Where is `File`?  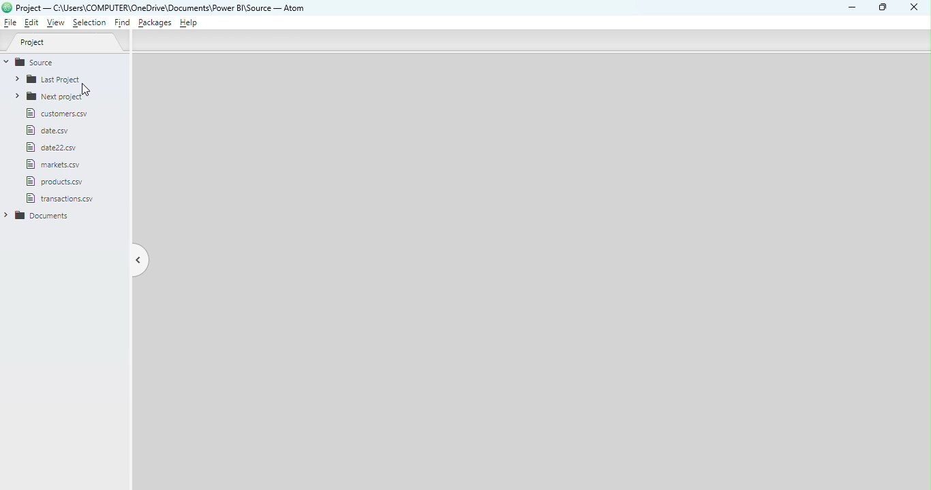
File is located at coordinates (50, 131).